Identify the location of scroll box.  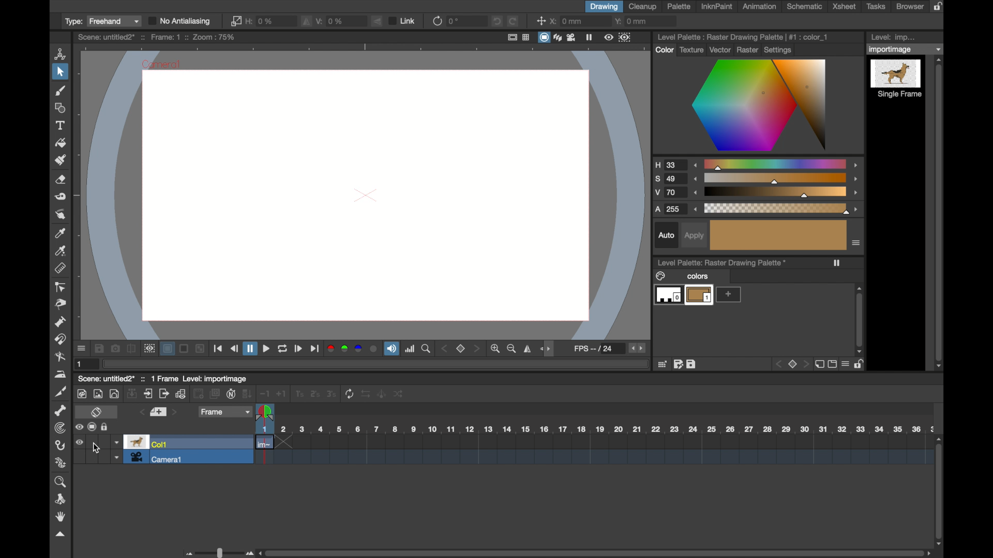
(860, 320).